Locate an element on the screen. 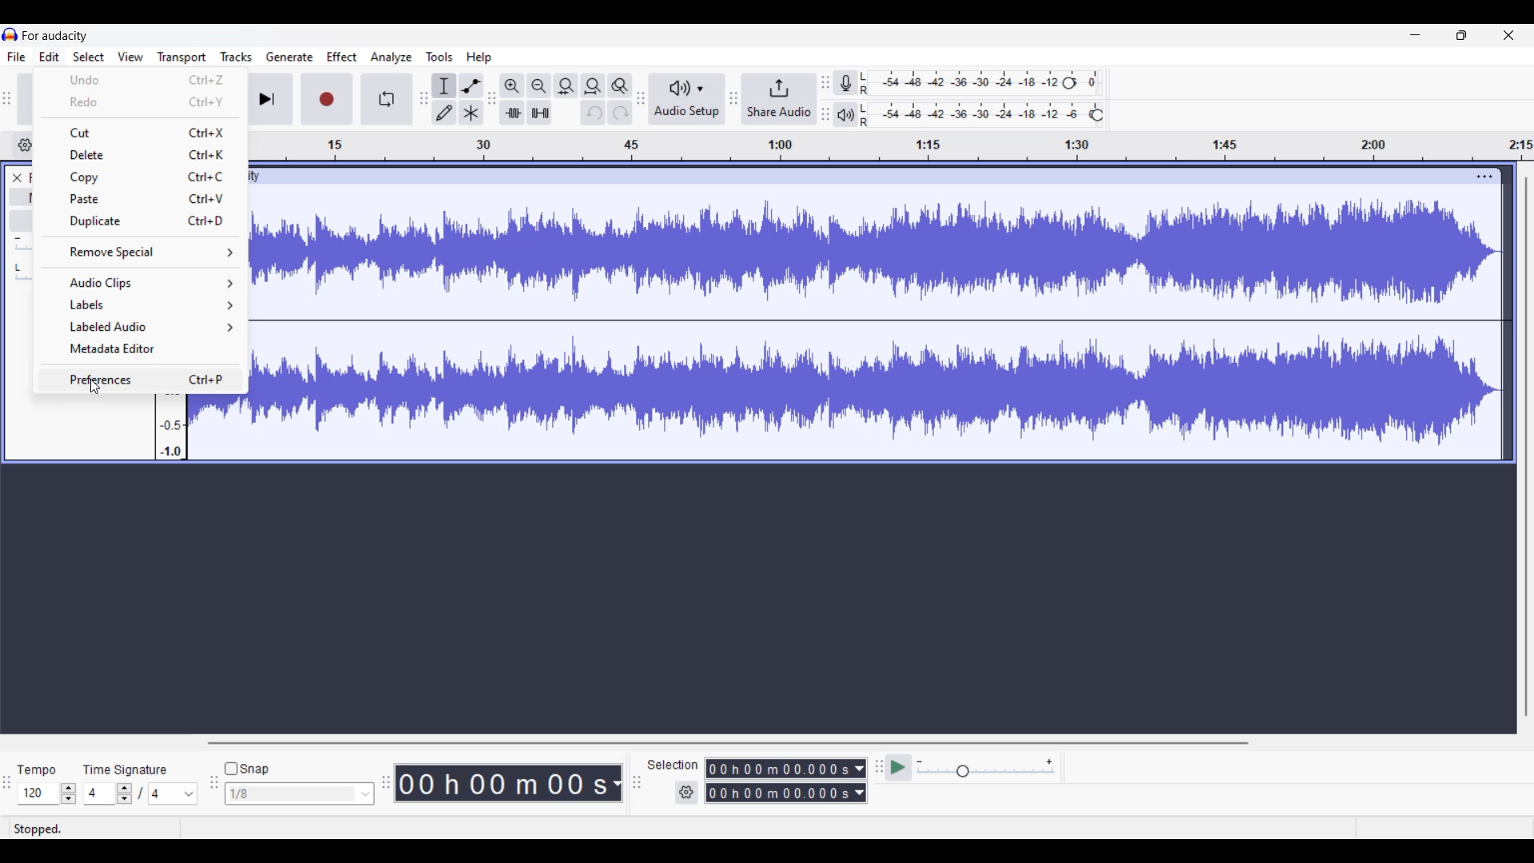 This screenshot has width=1534, height=863. Zoom toggle is located at coordinates (620, 86).